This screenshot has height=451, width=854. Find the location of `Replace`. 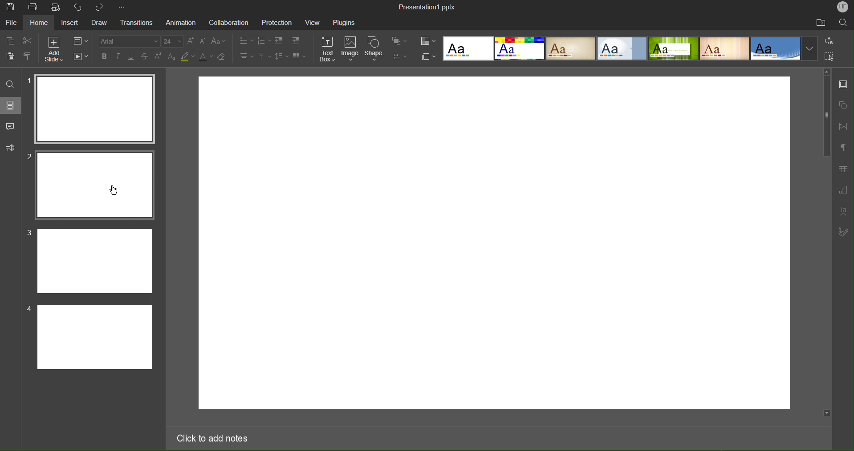

Replace is located at coordinates (829, 41).